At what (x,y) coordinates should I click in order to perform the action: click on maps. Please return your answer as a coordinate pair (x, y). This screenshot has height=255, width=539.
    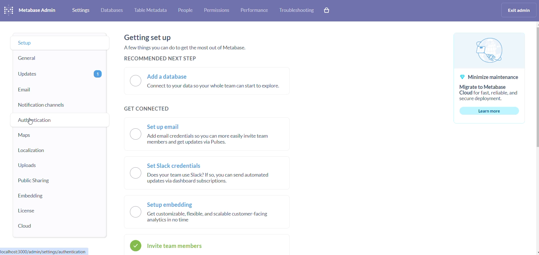
    Looking at the image, I should click on (46, 137).